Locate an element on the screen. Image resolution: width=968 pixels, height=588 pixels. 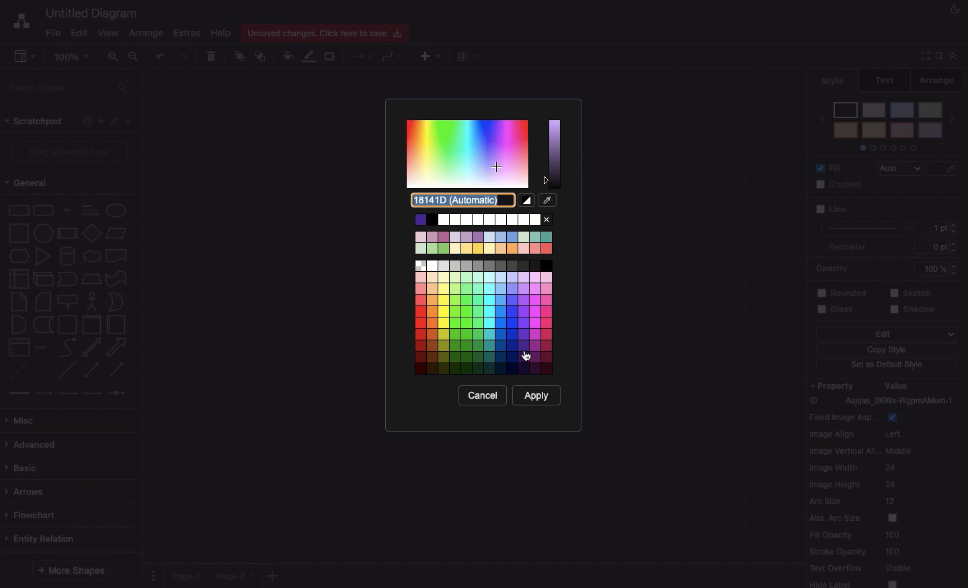
Picker is located at coordinates (548, 199).